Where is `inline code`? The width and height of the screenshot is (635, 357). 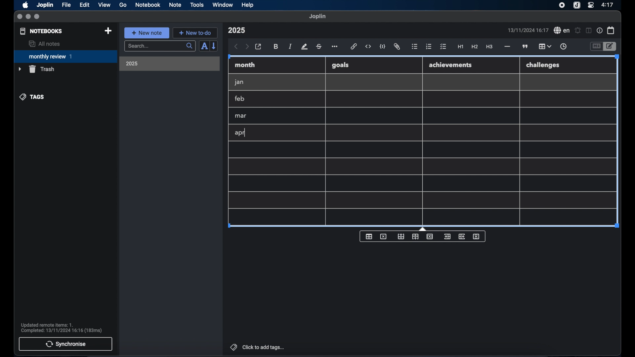
inline code is located at coordinates (368, 47).